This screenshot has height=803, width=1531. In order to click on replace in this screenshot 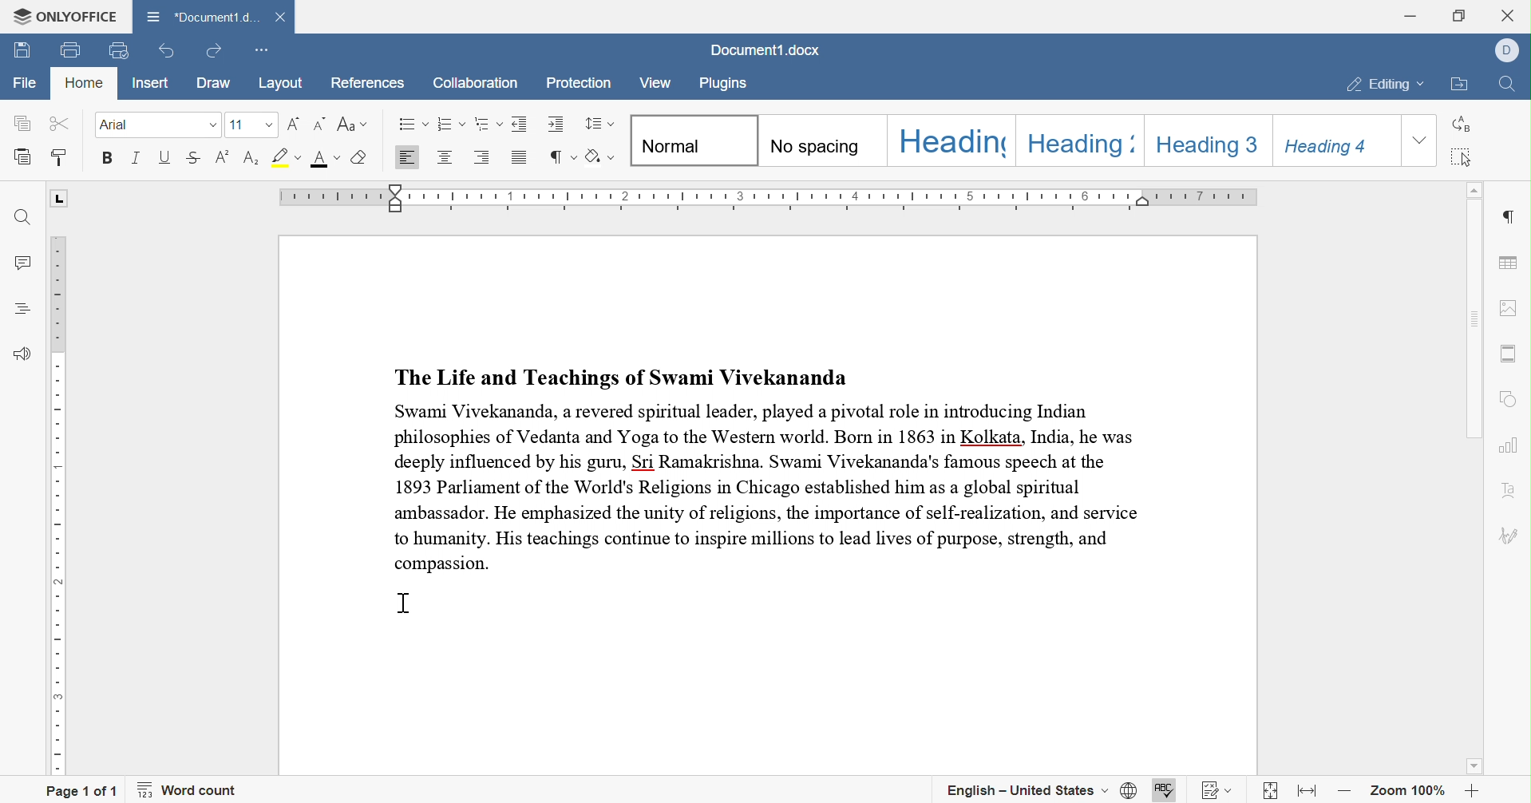, I will do `click(1459, 125)`.